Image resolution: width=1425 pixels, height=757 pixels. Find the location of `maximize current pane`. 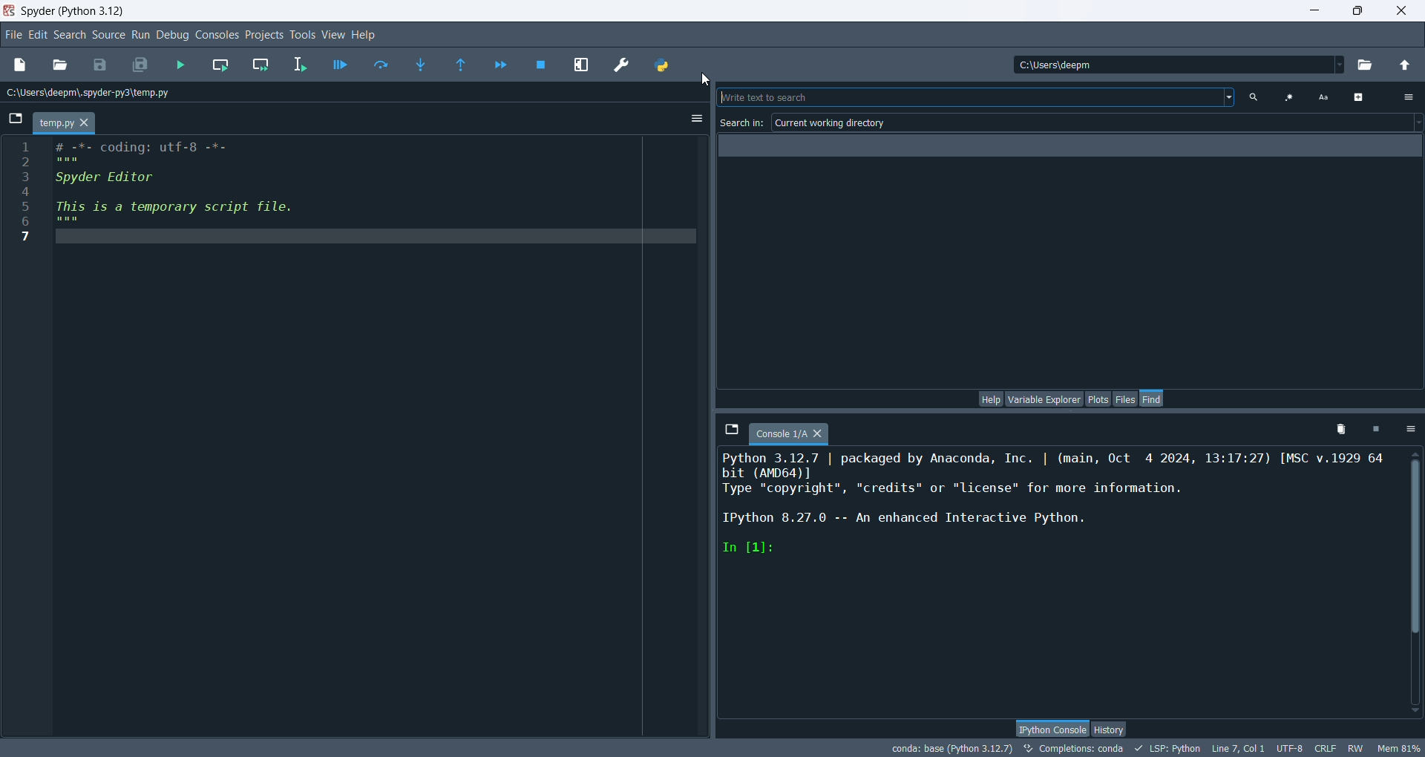

maximize current pane is located at coordinates (580, 65).